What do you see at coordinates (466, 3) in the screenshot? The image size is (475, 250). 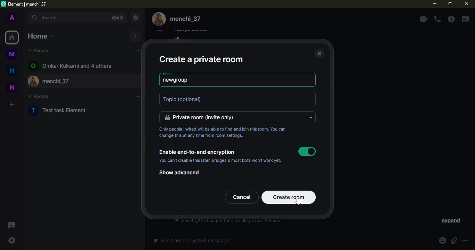 I see `close` at bounding box center [466, 3].